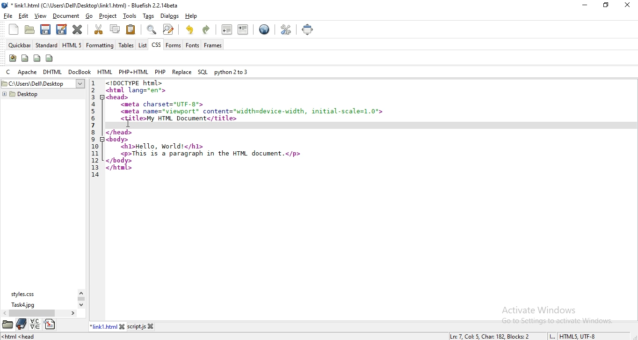  Describe the element at coordinates (81, 299) in the screenshot. I see `scroll bar` at that location.